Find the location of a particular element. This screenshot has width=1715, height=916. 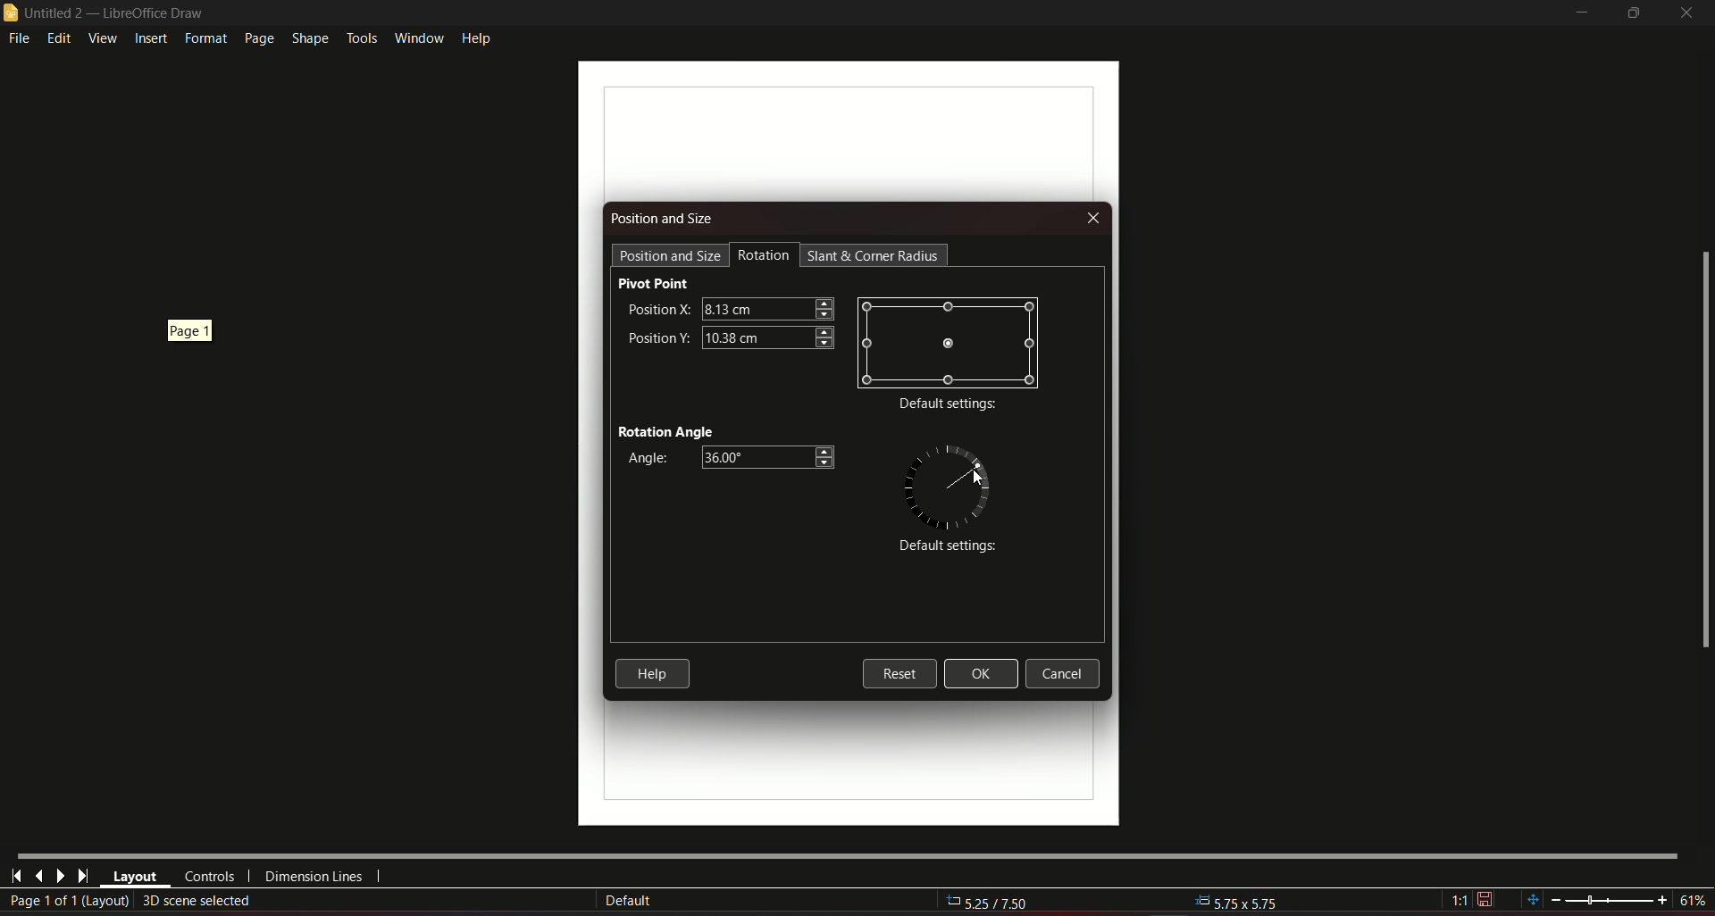

page is located at coordinates (257, 38).